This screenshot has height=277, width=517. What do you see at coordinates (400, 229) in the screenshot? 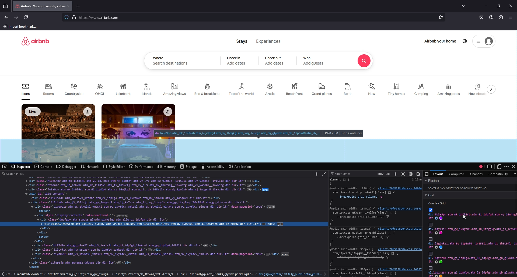
I see `link` at bounding box center [400, 229].